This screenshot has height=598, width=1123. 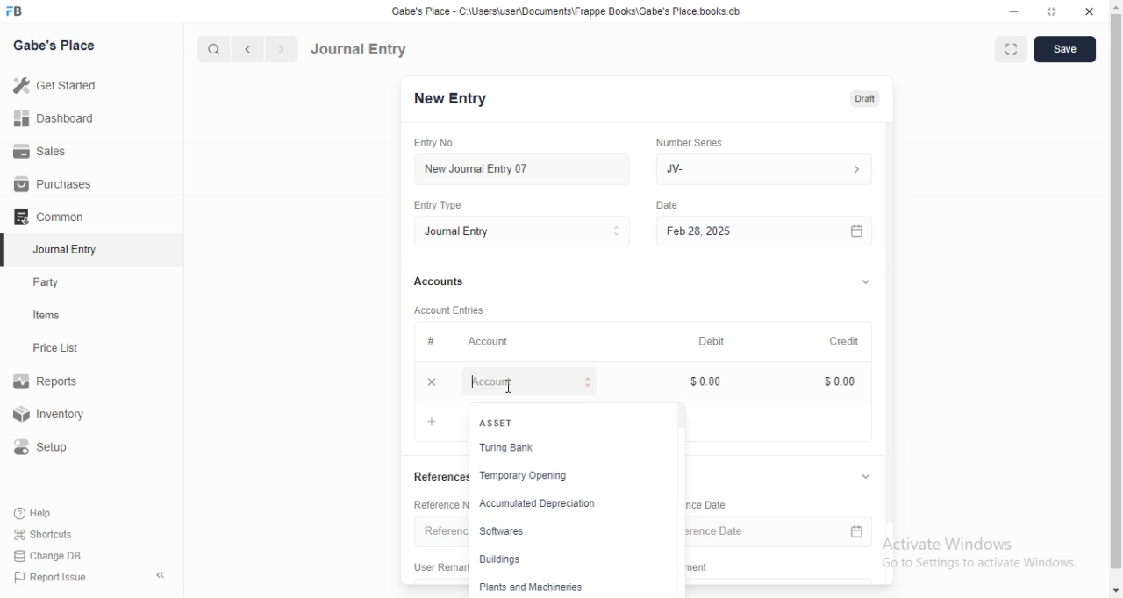 I want to click on Buildings, so click(x=501, y=559).